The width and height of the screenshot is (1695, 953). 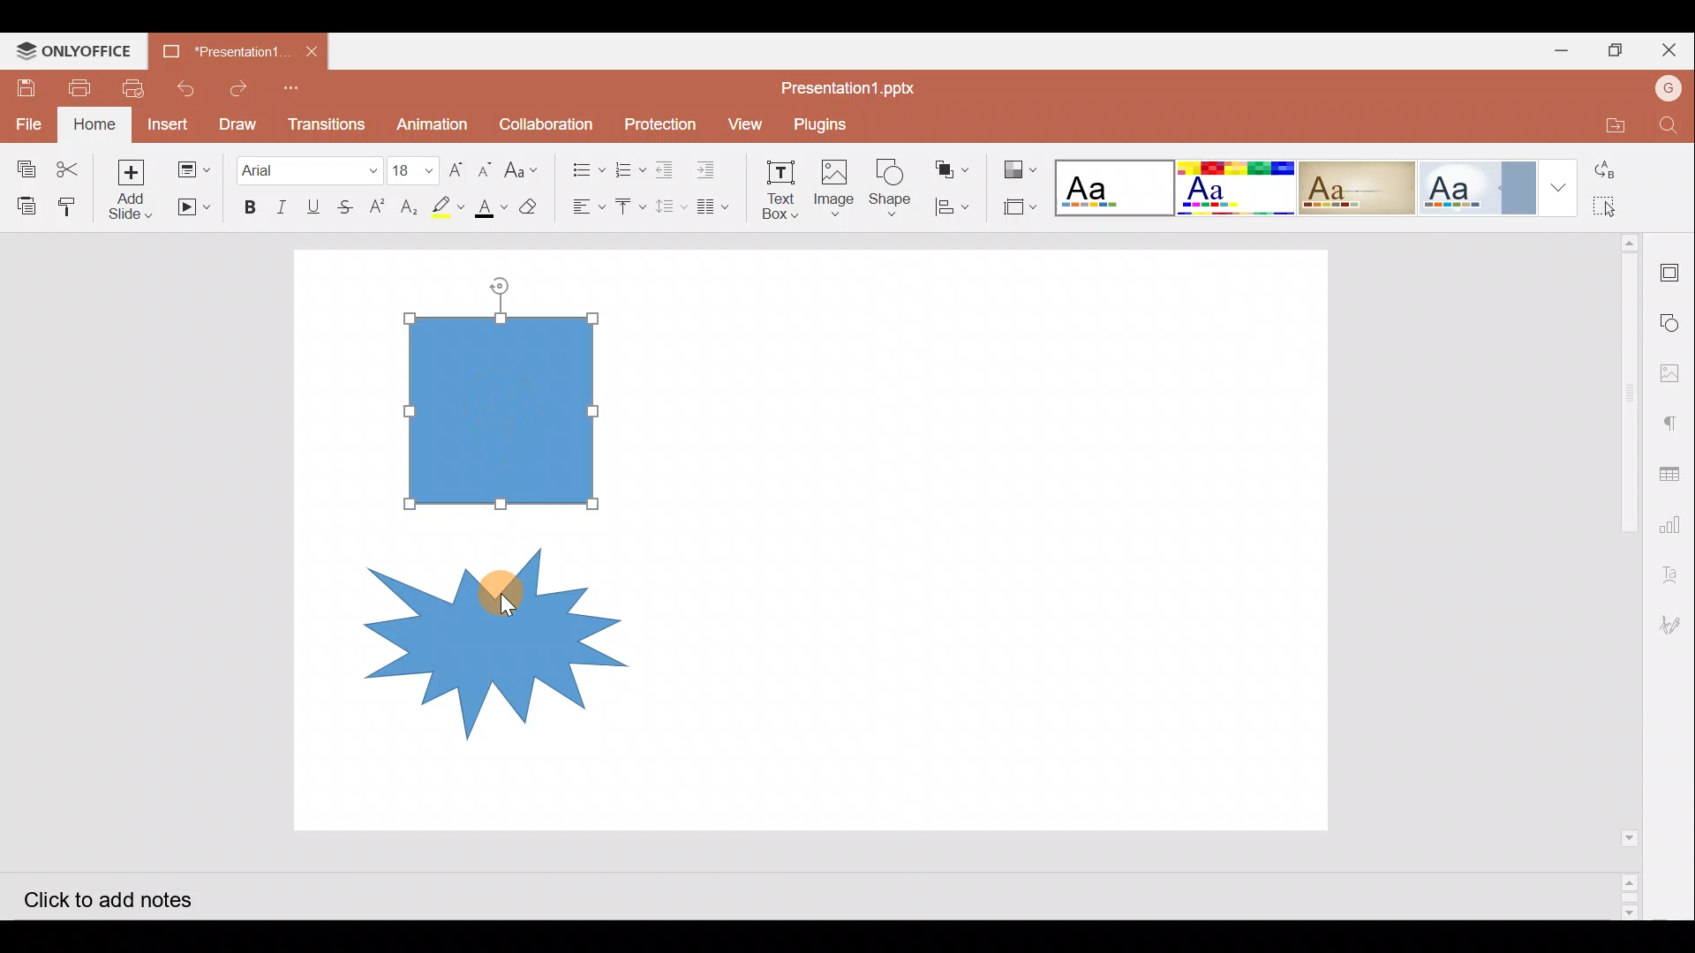 I want to click on Click to add notes, so click(x=123, y=898).